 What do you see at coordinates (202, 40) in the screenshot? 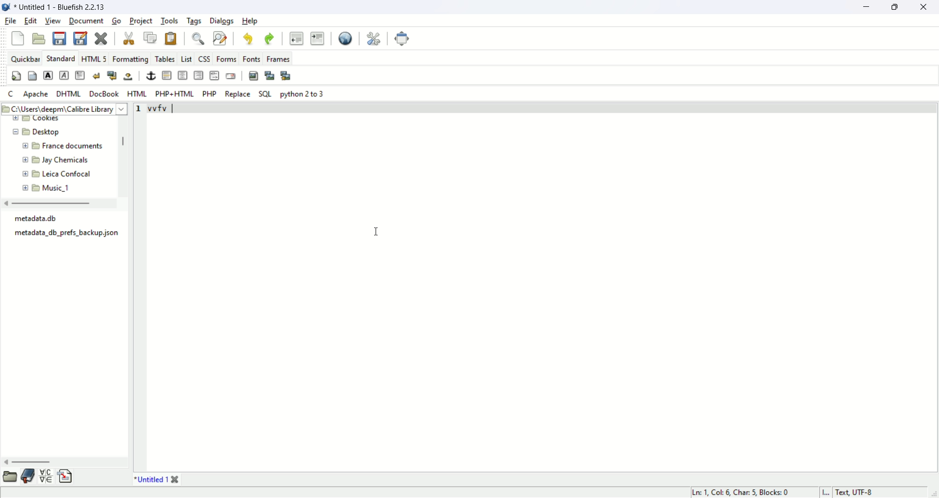
I see `find` at bounding box center [202, 40].